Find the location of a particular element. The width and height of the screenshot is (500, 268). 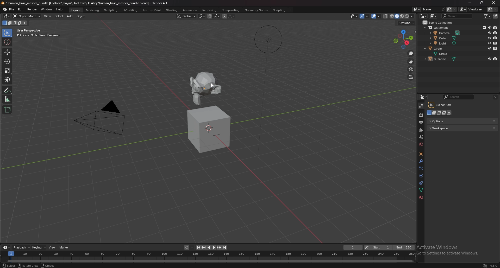

marker is located at coordinates (64, 247).